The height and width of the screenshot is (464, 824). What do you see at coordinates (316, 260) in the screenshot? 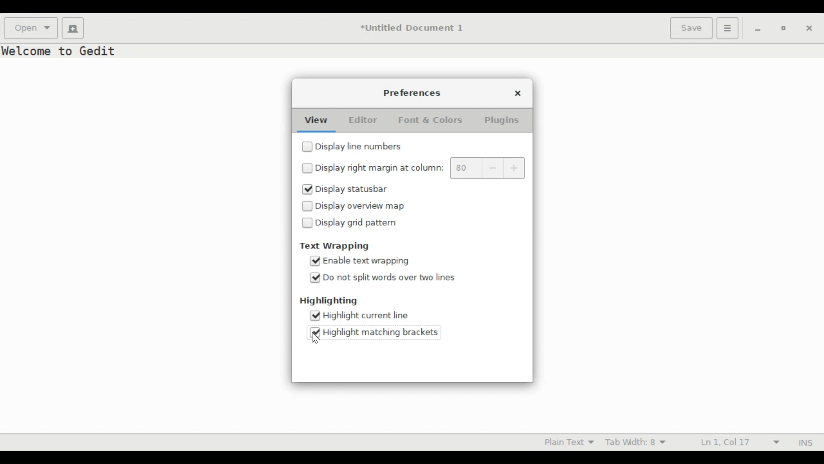
I see `checked checkbox` at bounding box center [316, 260].